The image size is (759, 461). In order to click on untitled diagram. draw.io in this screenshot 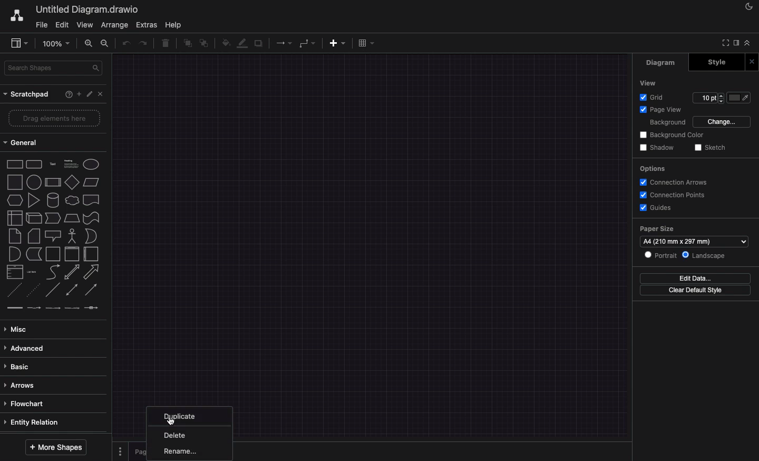, I will do `click(87, 9)`.